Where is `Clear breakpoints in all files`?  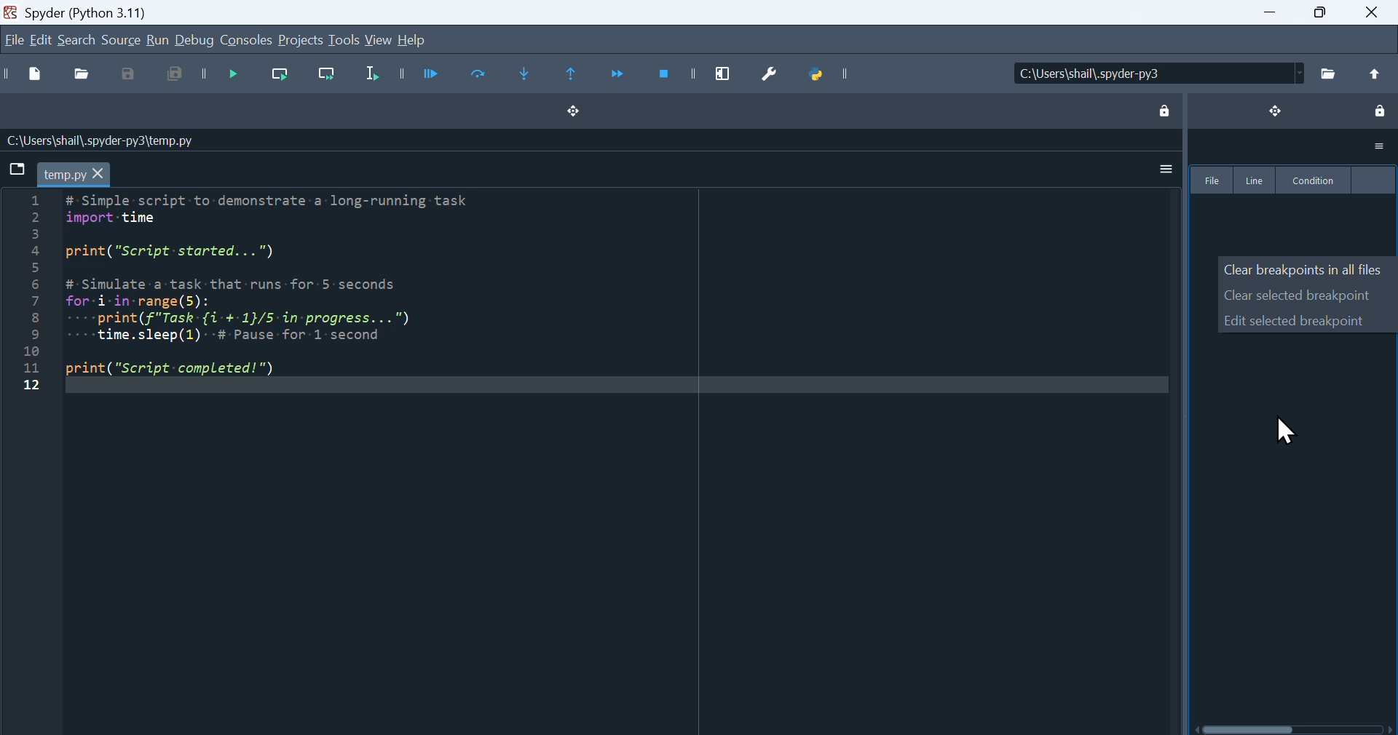
Clear breakpoints in all files is located at coordinates (1303, 269).